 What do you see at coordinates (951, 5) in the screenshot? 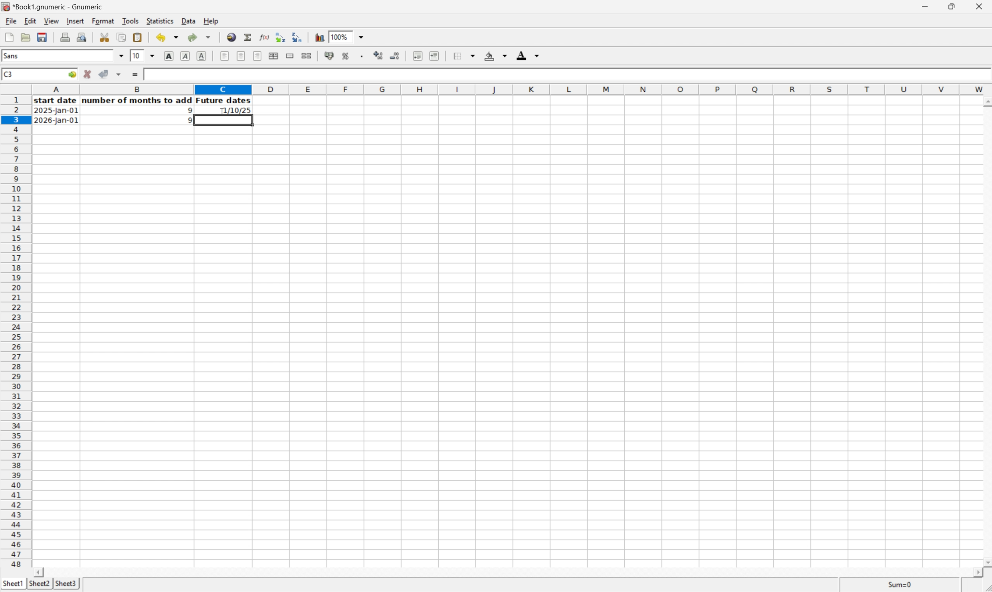
I see `Restore Down` at bounding box center [951, 5].